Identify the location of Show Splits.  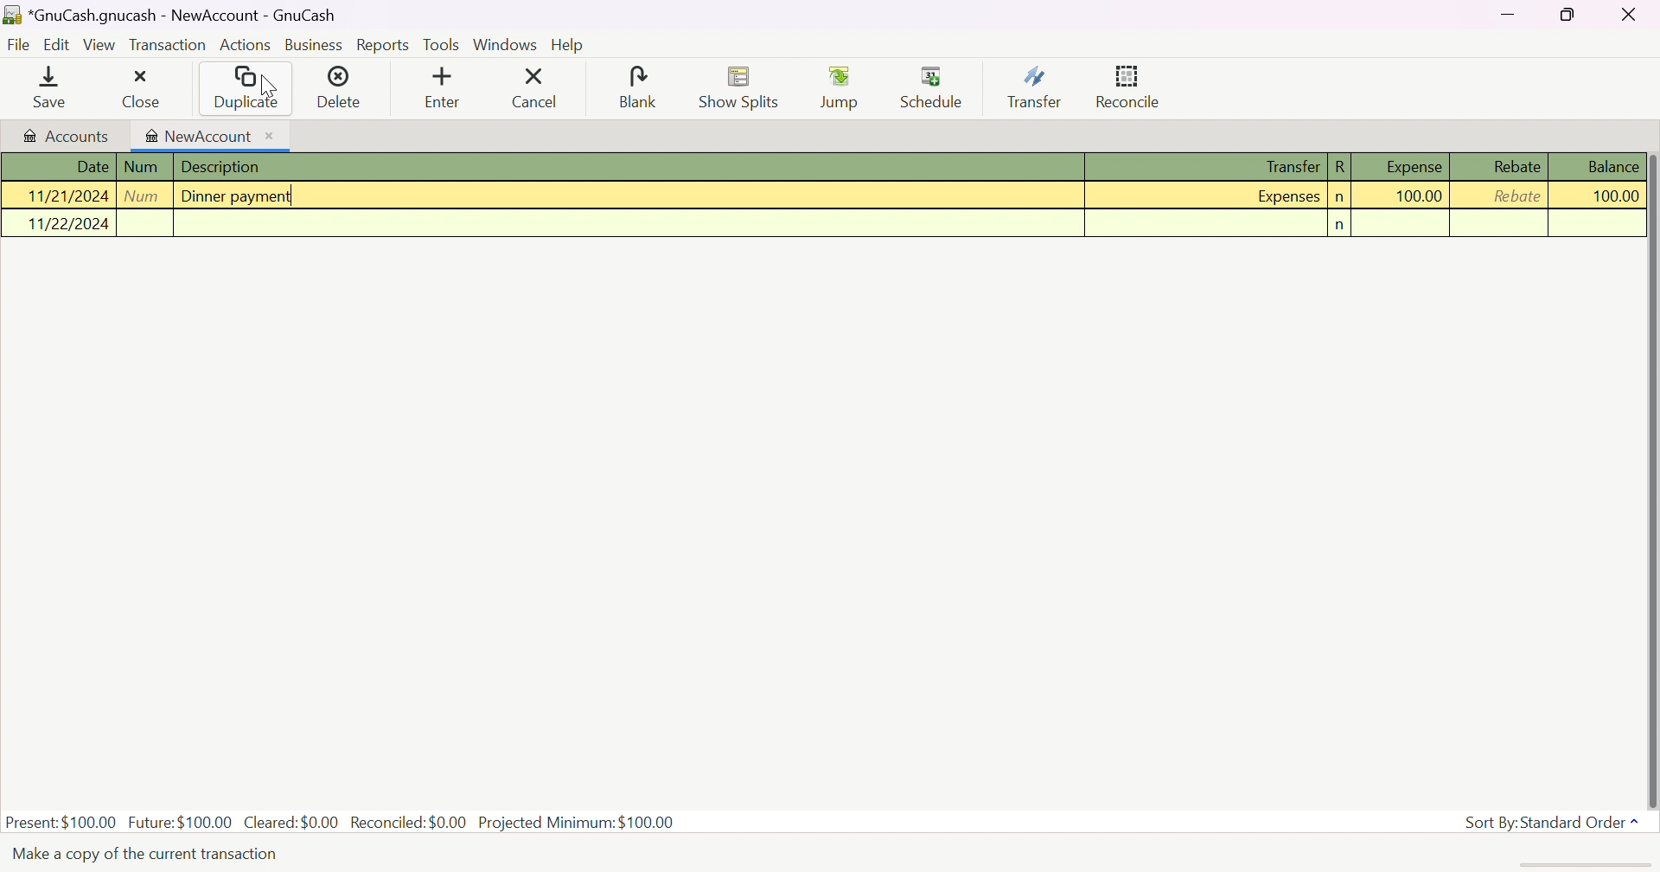
(736, 89).